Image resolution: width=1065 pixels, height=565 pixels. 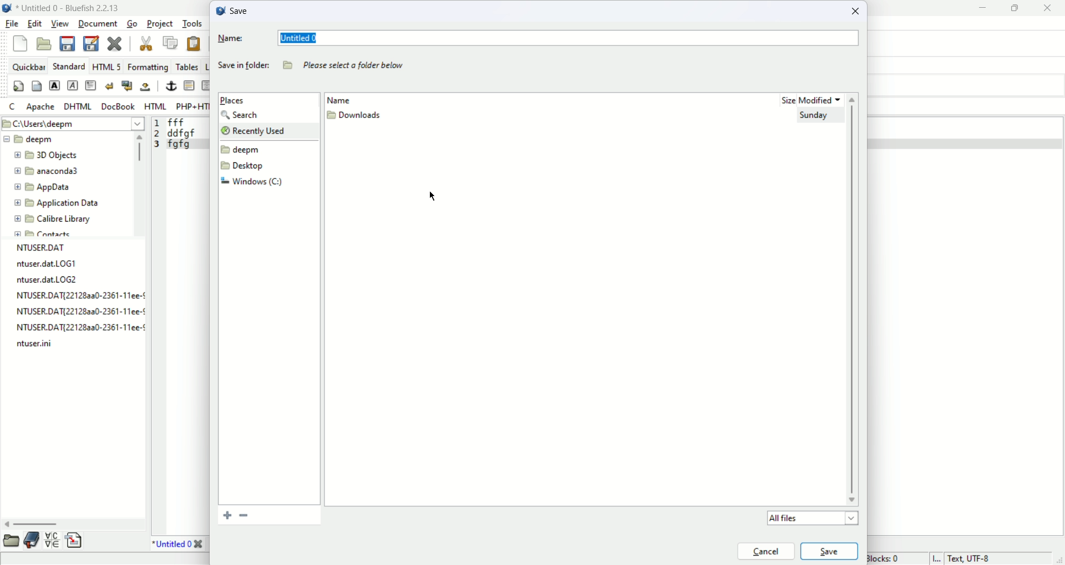 What do you see at coordinates (207, 86) in the screenshot?
I see `center` at bounding box center [207, 86].